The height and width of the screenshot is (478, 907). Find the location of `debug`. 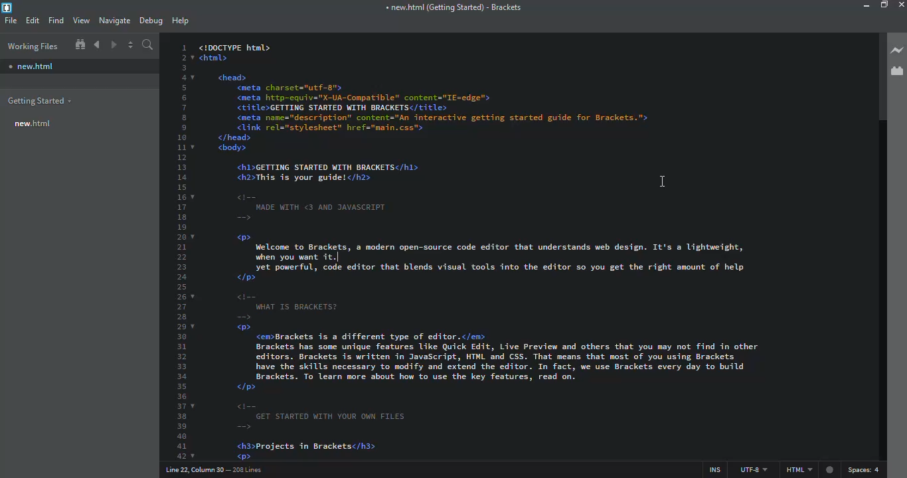

debug is located at coordinates (151, 20).